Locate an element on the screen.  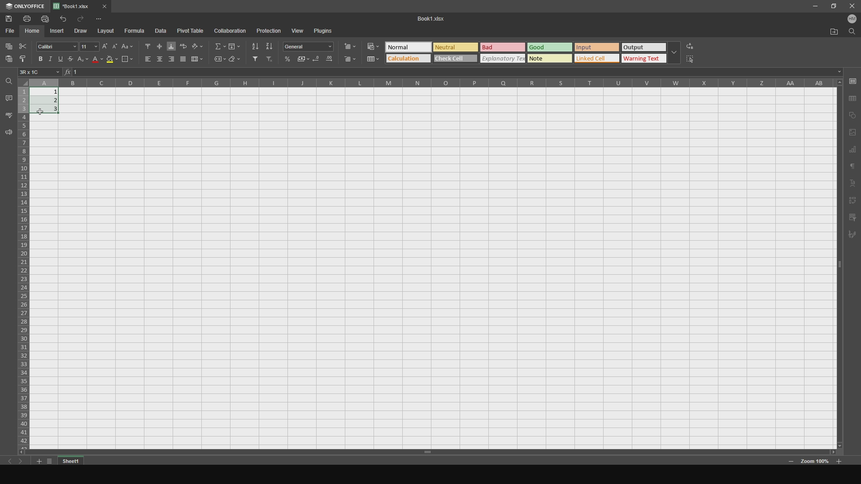
zoom in is located at coordinates (791, 462).